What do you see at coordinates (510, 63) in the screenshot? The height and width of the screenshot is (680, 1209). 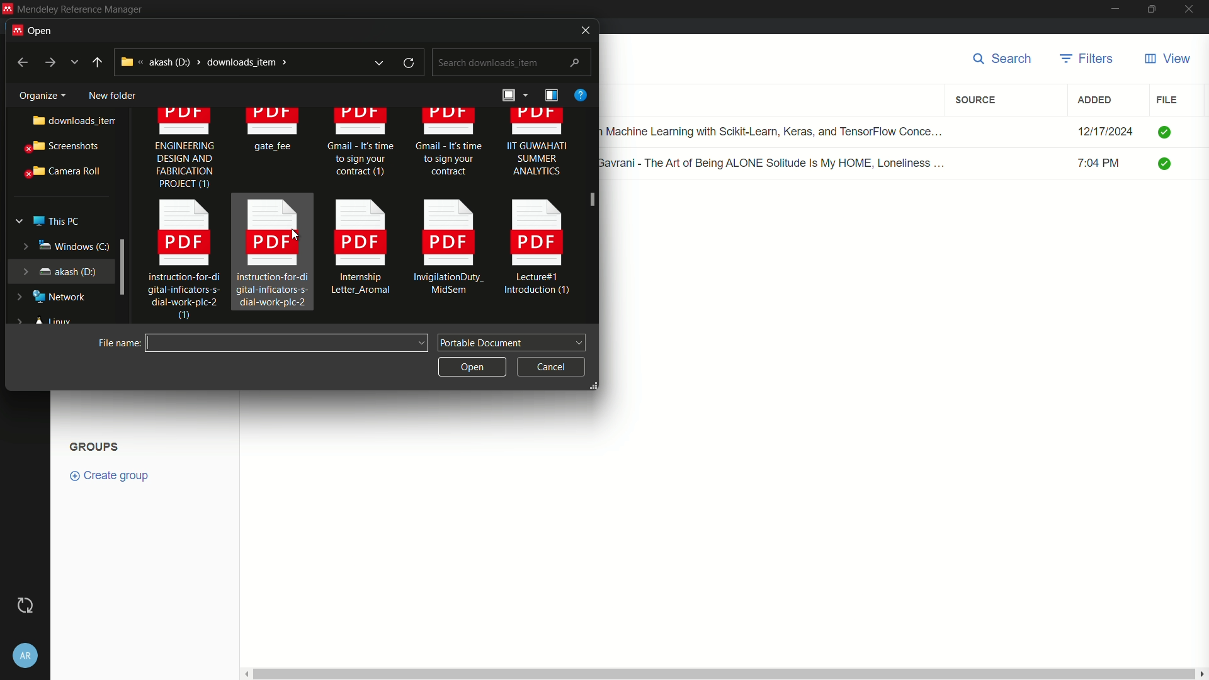 I see `search downloads_item` at bounding box center [510, 63].